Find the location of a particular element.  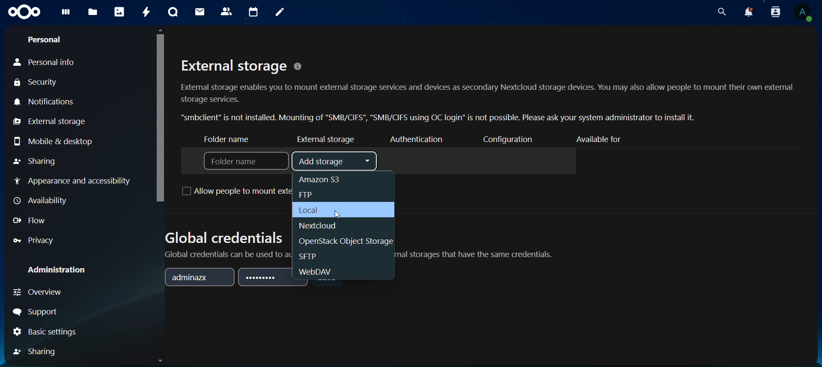

security is located at coordinates (43, 82).